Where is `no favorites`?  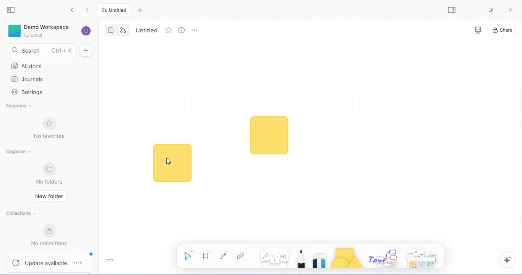 no favorites is located at coordinates (49, 129).